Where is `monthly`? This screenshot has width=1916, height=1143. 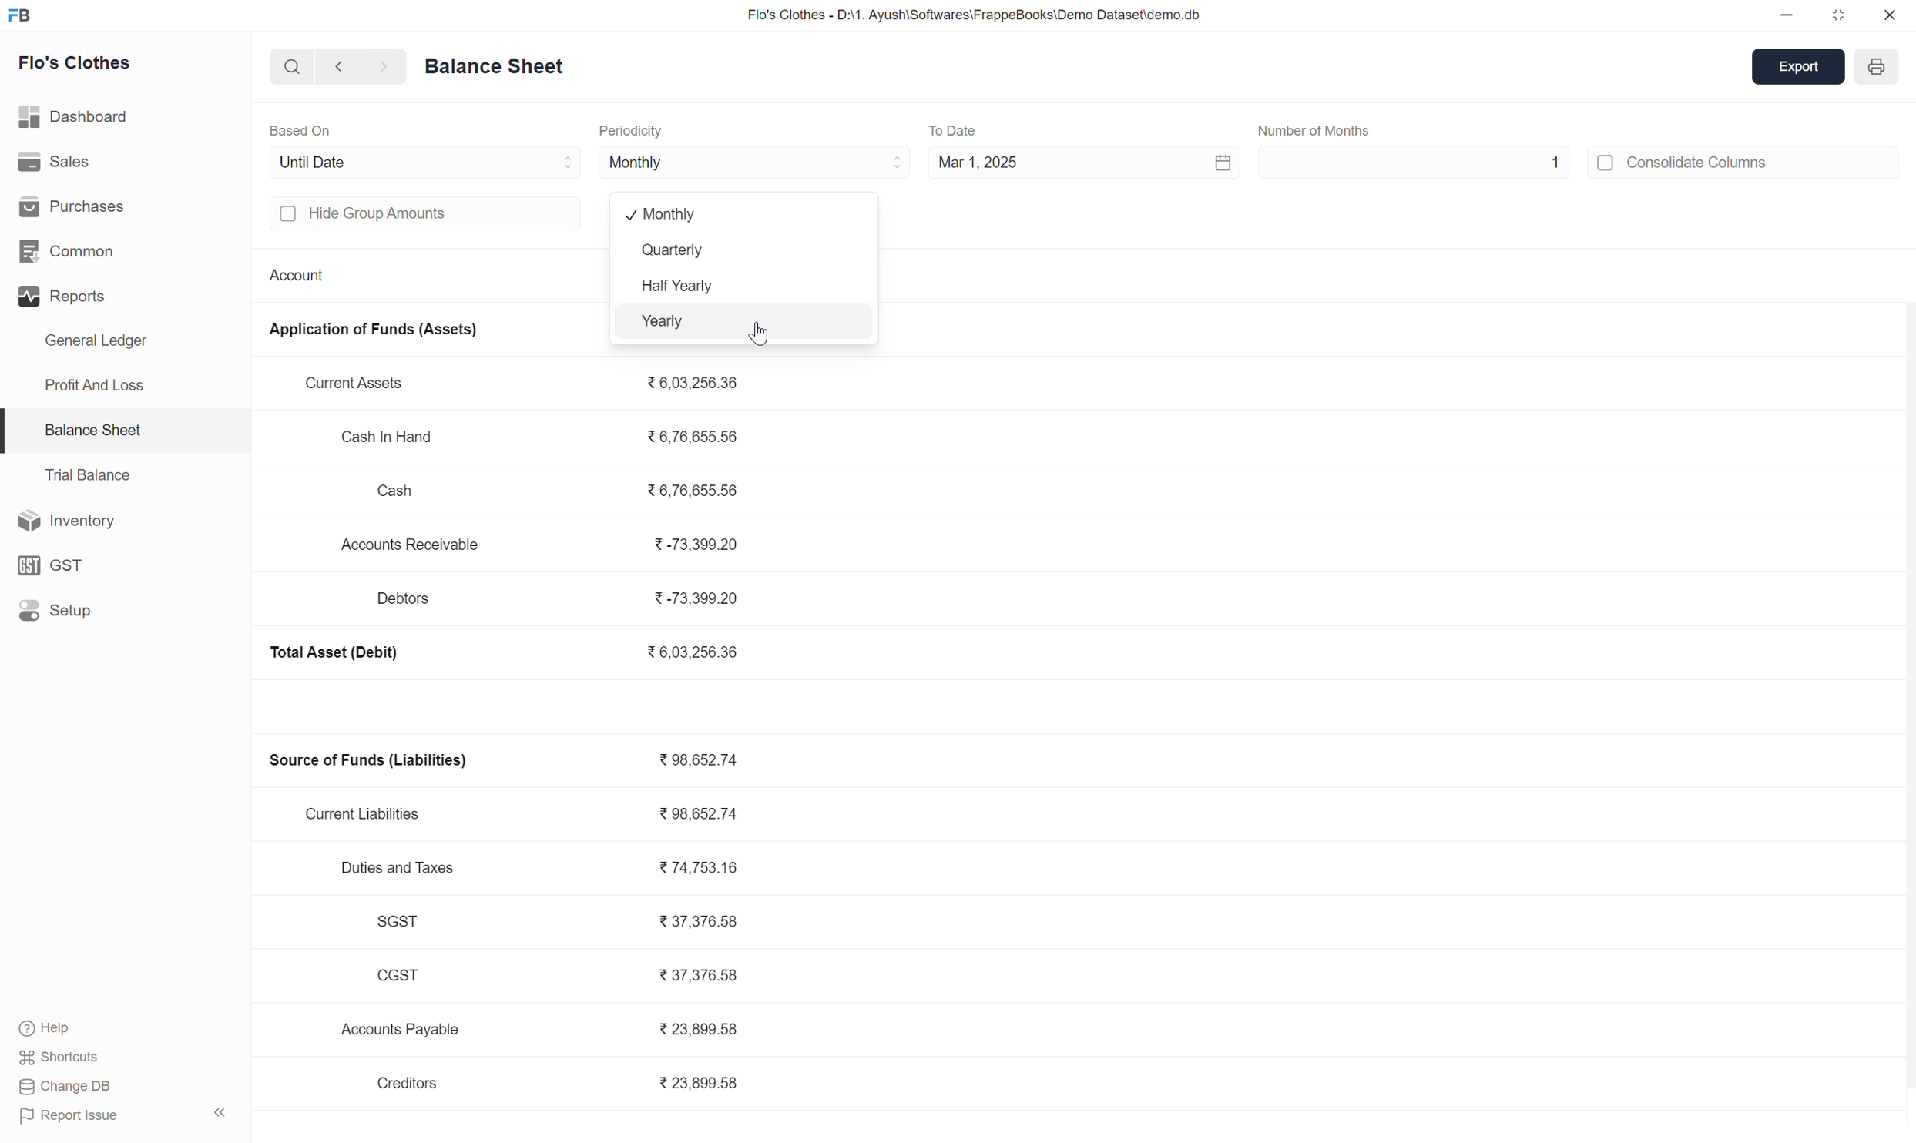 monthly is located at coordinates (666, 214).